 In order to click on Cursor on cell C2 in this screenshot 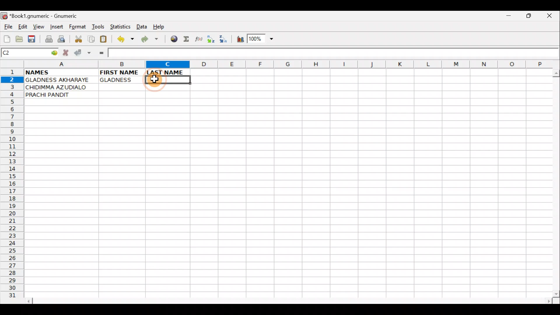, I will do `click(183, 80)`.